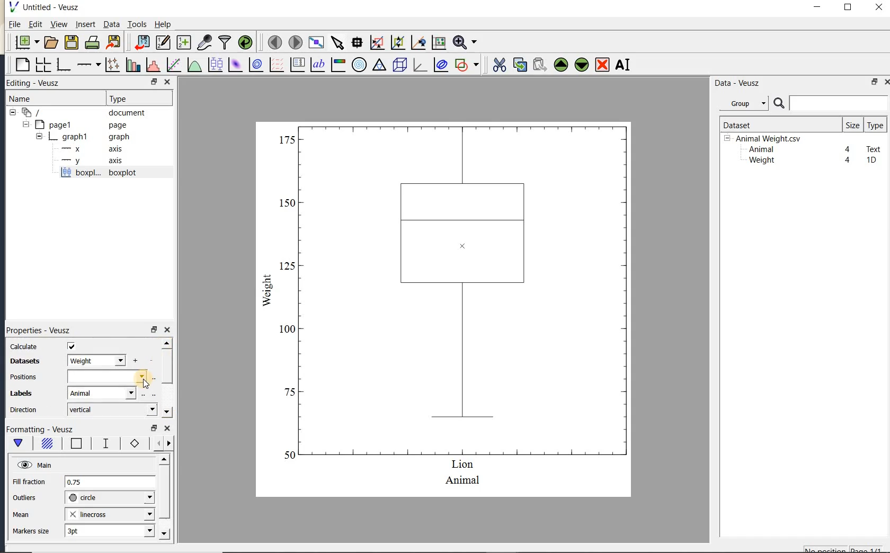 The image size is (890, 553). I want to click on plot a 2d dataset as an image, so click(235, 65).